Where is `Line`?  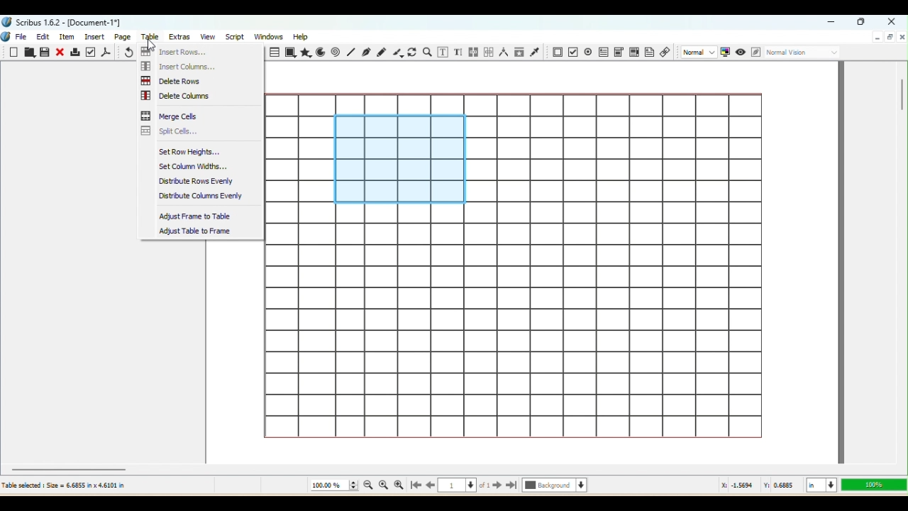
Line is located at coordinates (350, 53).